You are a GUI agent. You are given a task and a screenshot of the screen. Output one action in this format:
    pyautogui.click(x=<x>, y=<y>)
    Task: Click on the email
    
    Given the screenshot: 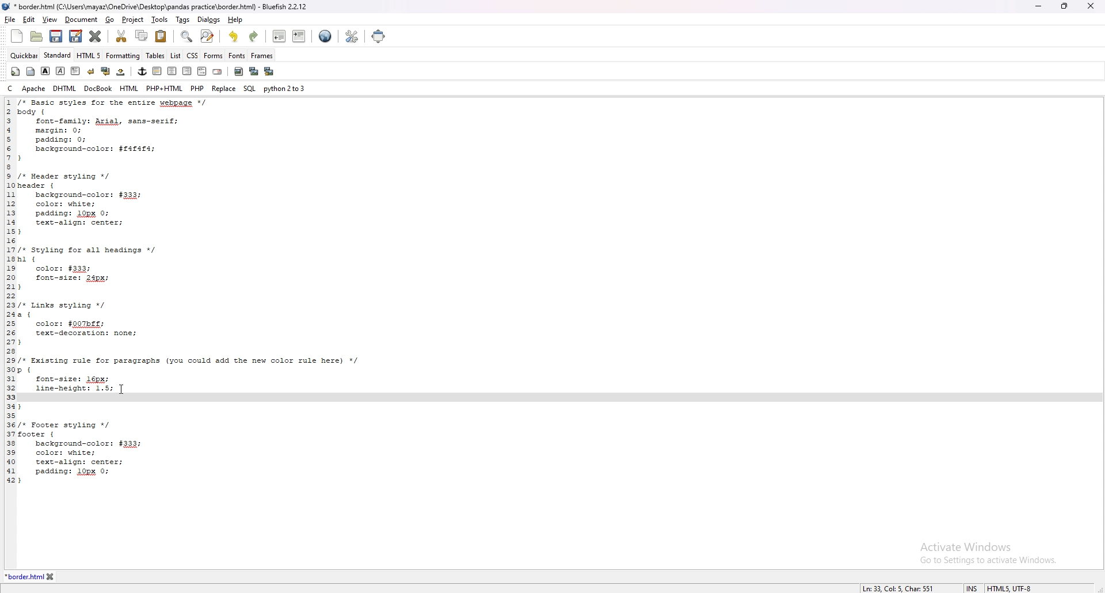 What is the action you would take?
    pyautogui.click(x=218, y=71)
    